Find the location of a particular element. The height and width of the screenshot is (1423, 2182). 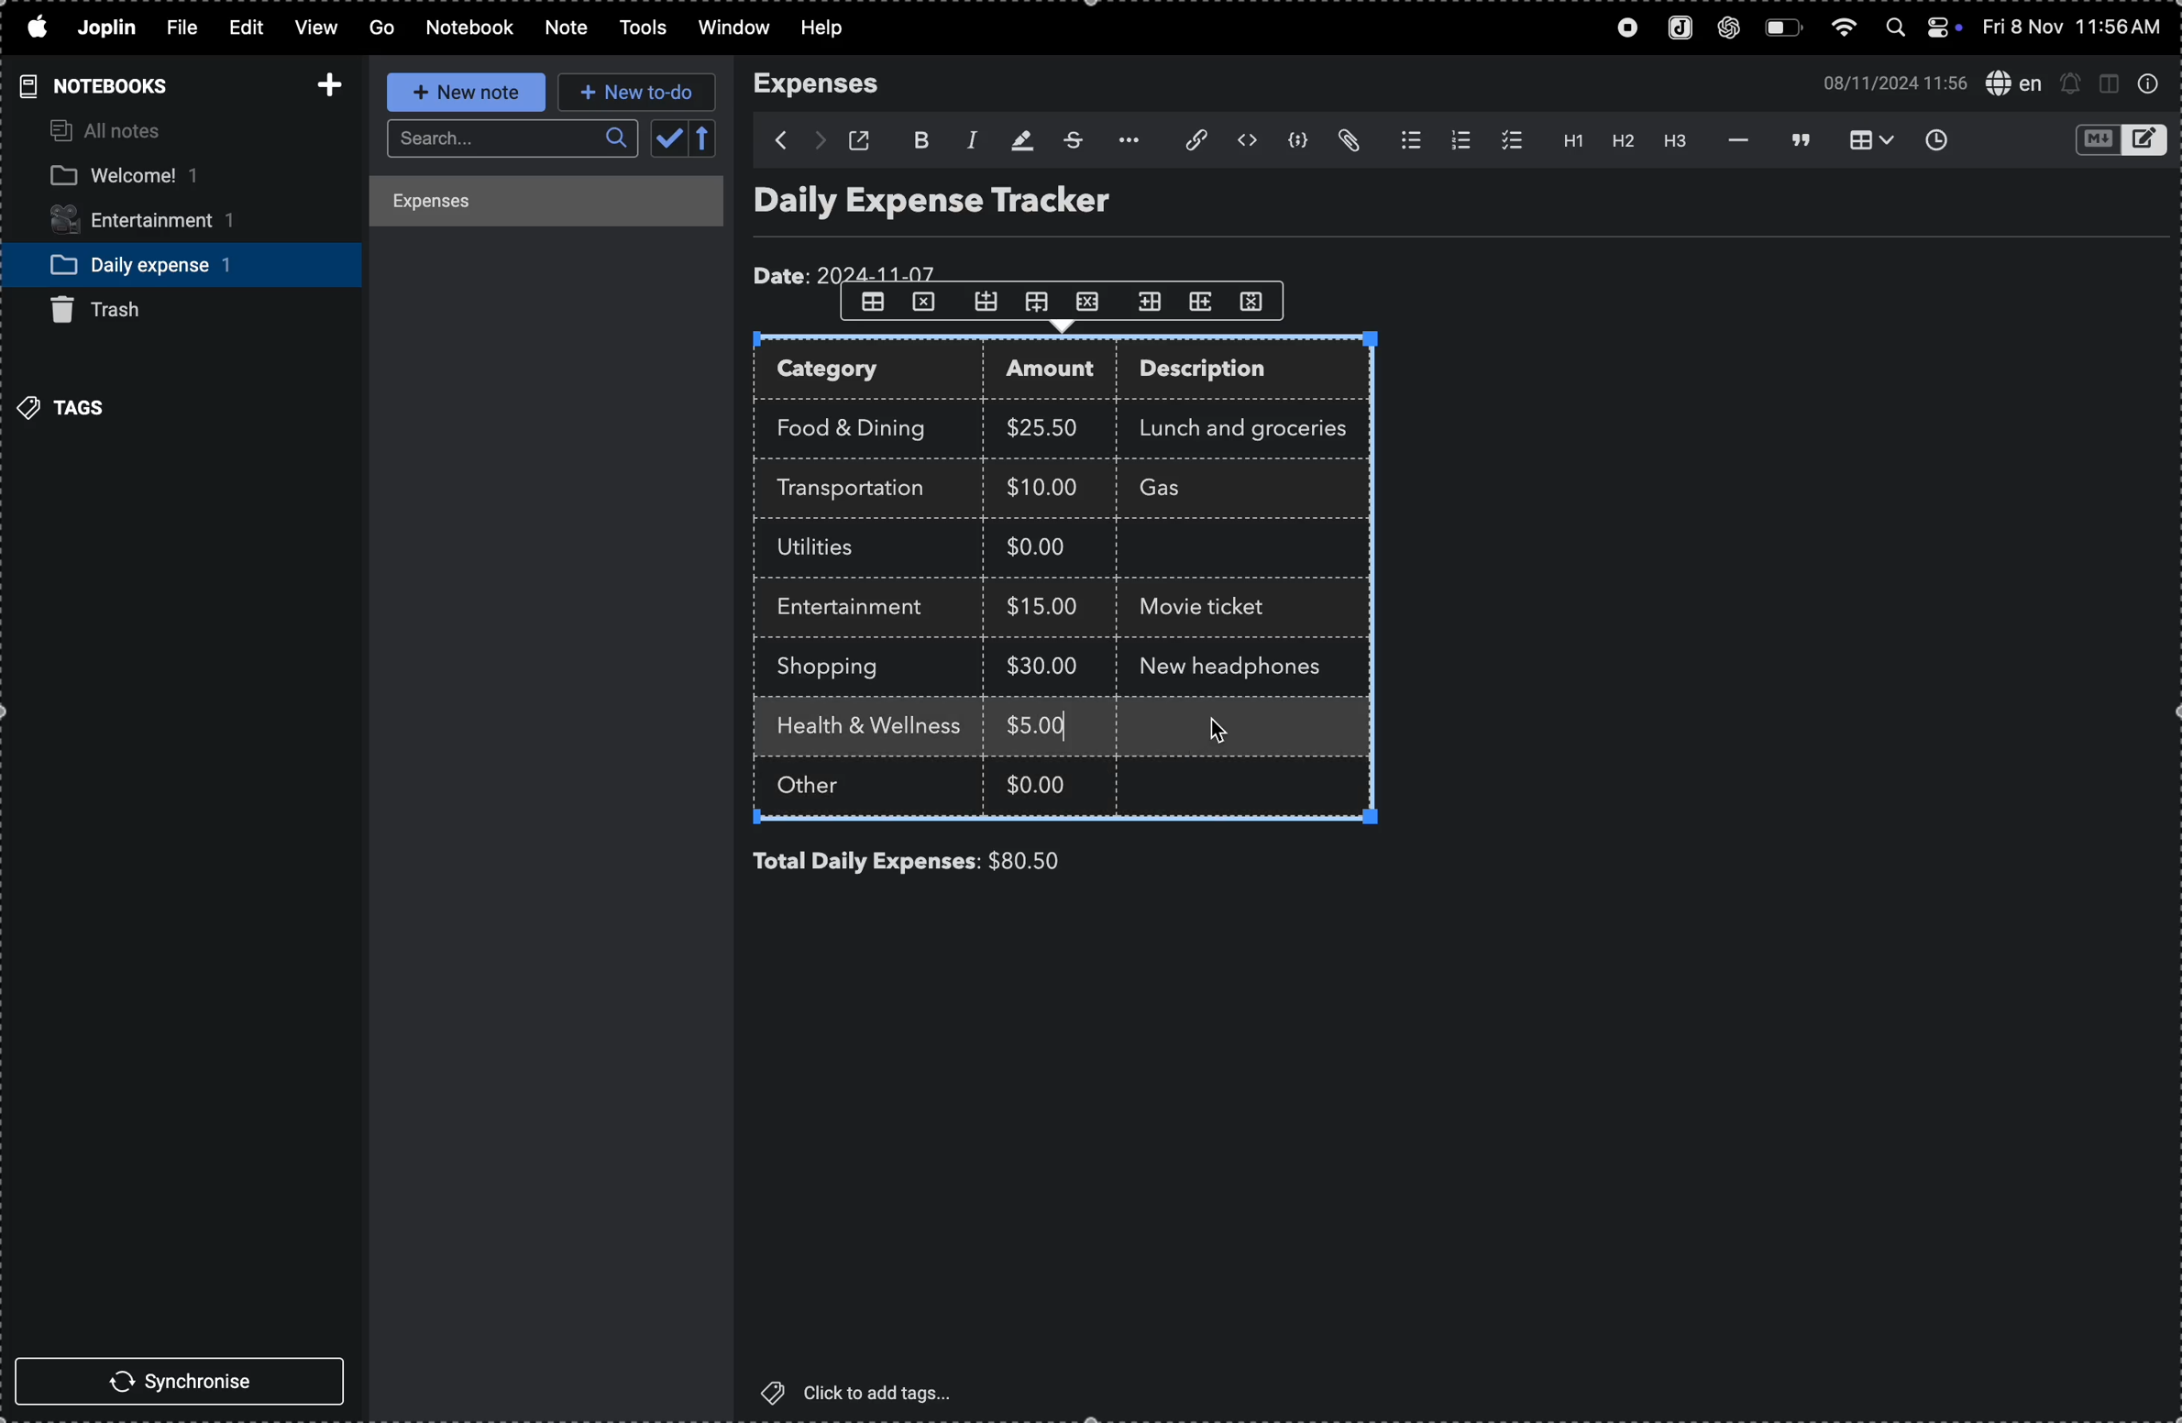

daily expense notebook is located at coordinates (167, 263).